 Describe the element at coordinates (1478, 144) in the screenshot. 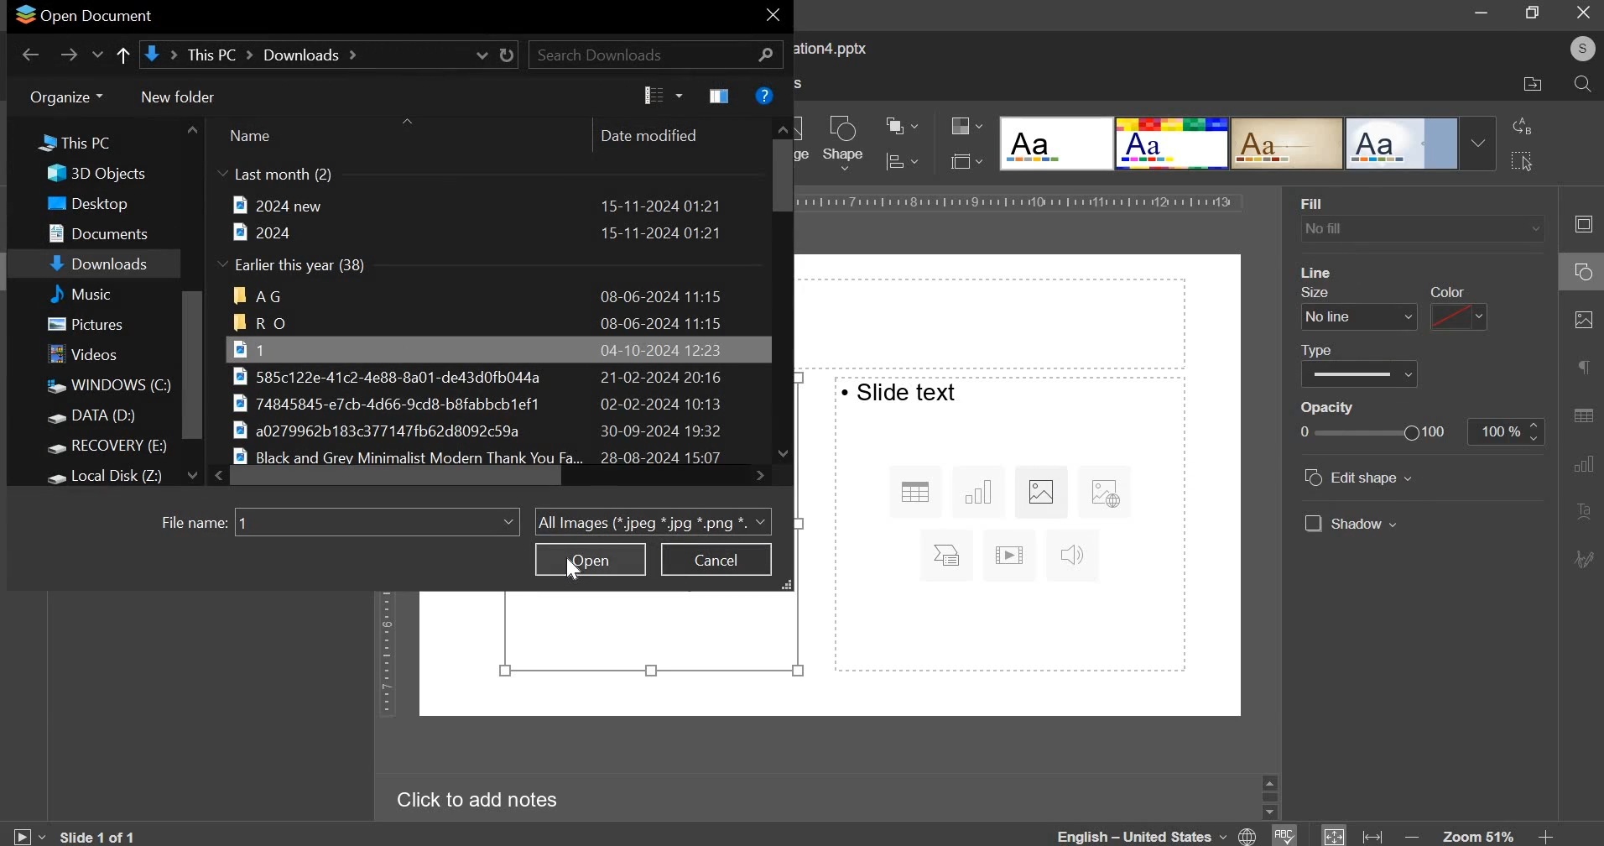

I see `Drop-down ` at that location.